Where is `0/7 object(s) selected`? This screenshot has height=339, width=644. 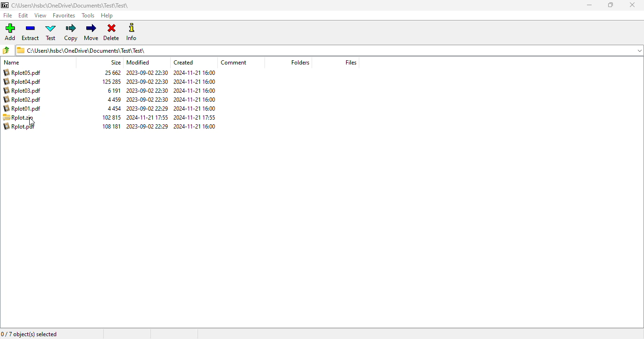
0/7 object(s) selected is located at coordinates (30, 334).